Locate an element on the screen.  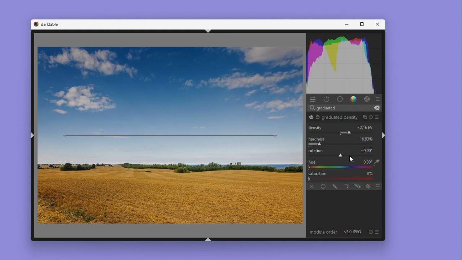
Saturation is located at coordinates (317, 174).